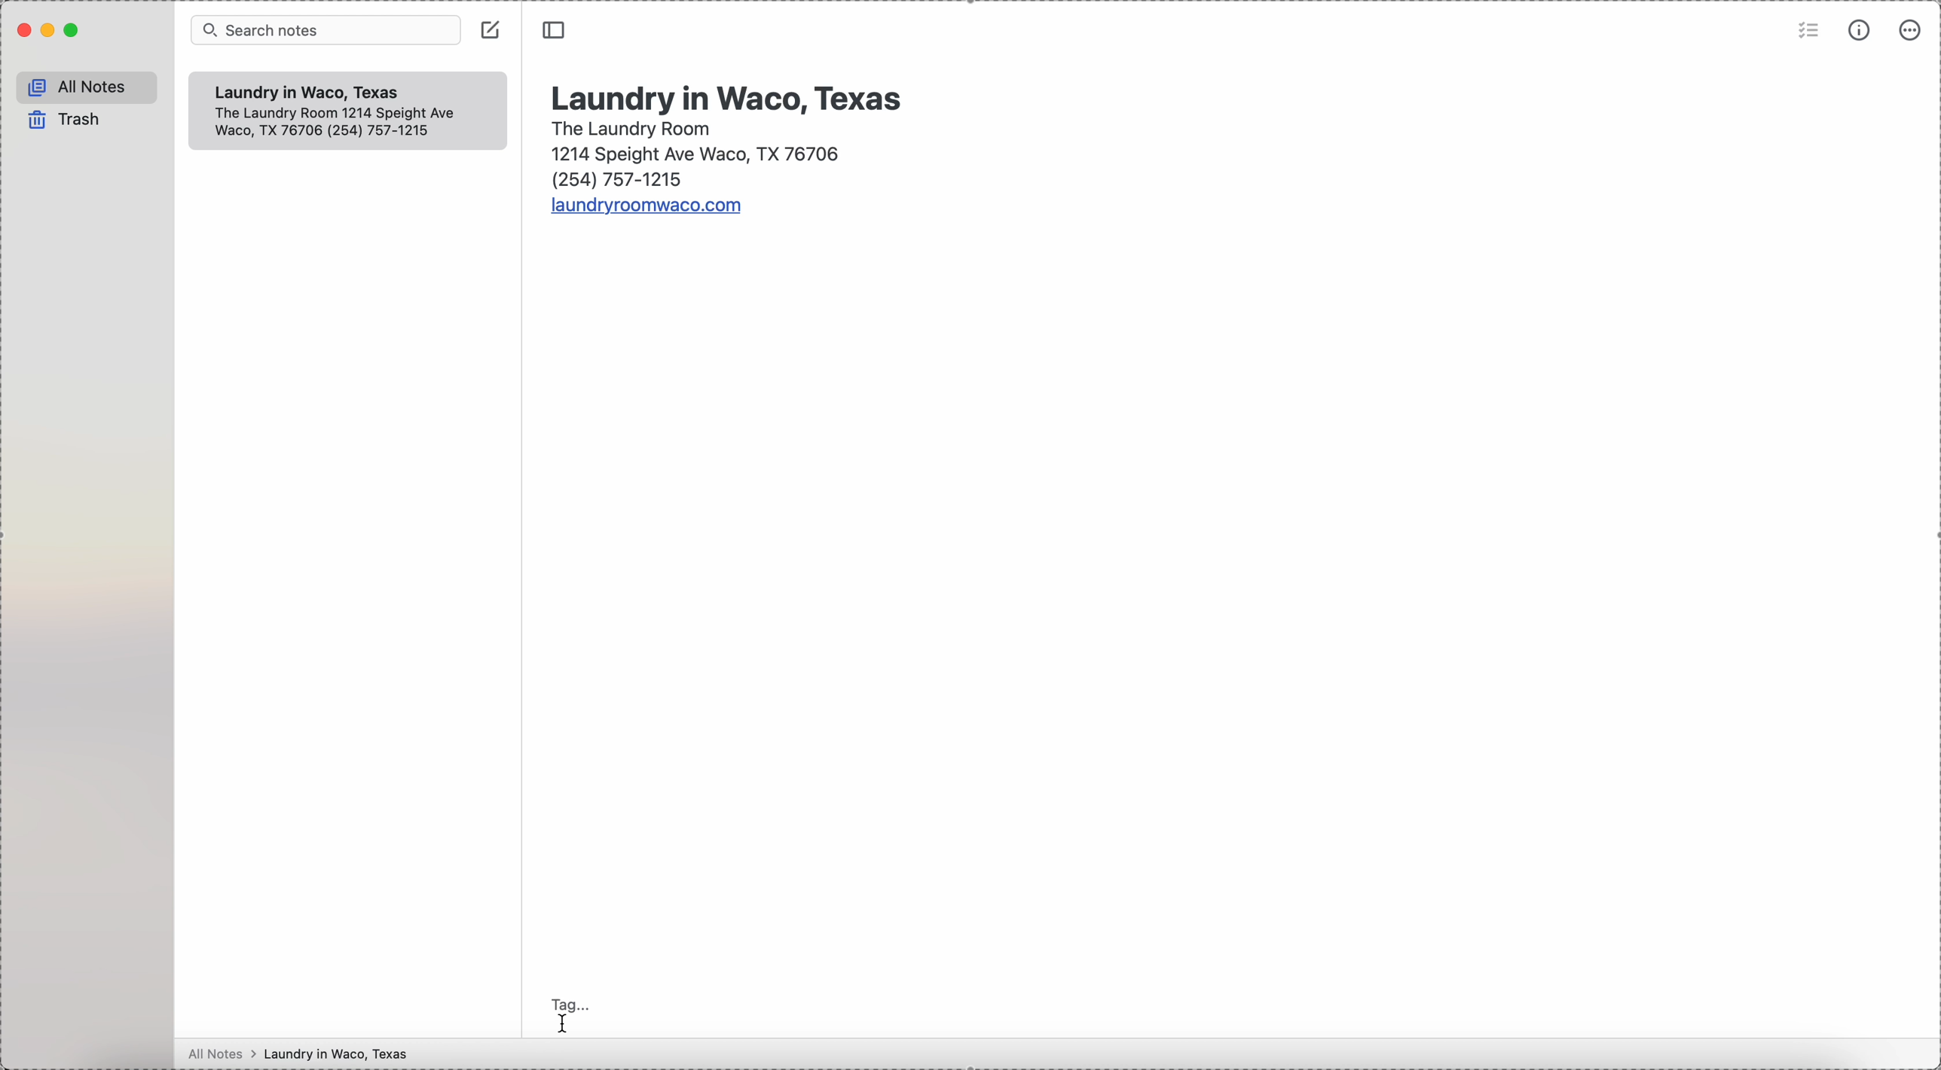 The height and width of the screenshot is (1070, 1941). I want to click on The laundry room 1214 Speight Ave Waco, TX 76706 (254) 757-1215, so click(695, 155).